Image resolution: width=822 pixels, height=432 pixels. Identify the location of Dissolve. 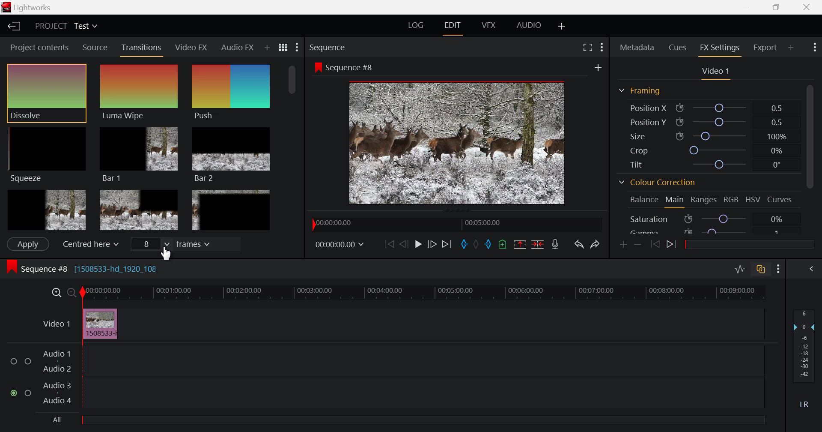
(48, 91).